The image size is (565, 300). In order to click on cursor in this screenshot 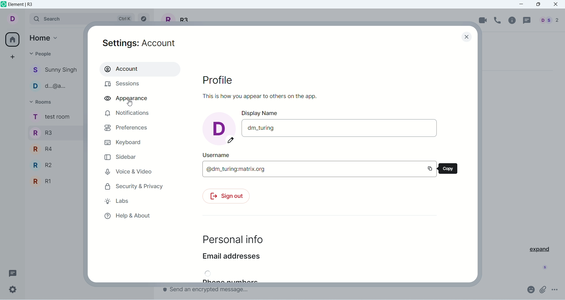, I will do `click(130, 104)`.